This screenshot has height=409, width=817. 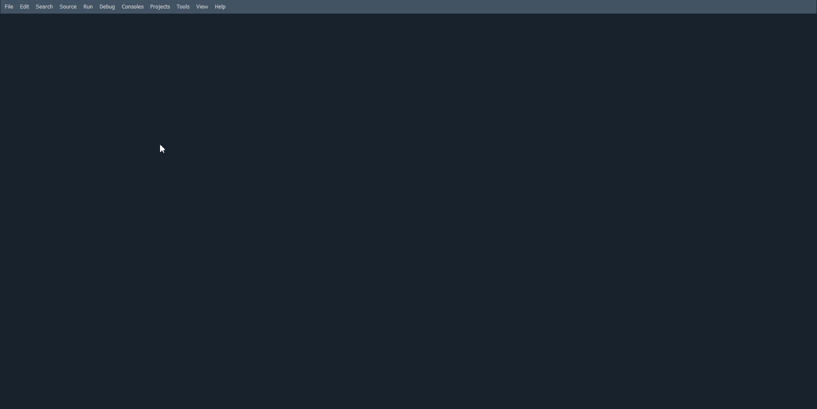 I want to click on File, so click(x=9, y=6).